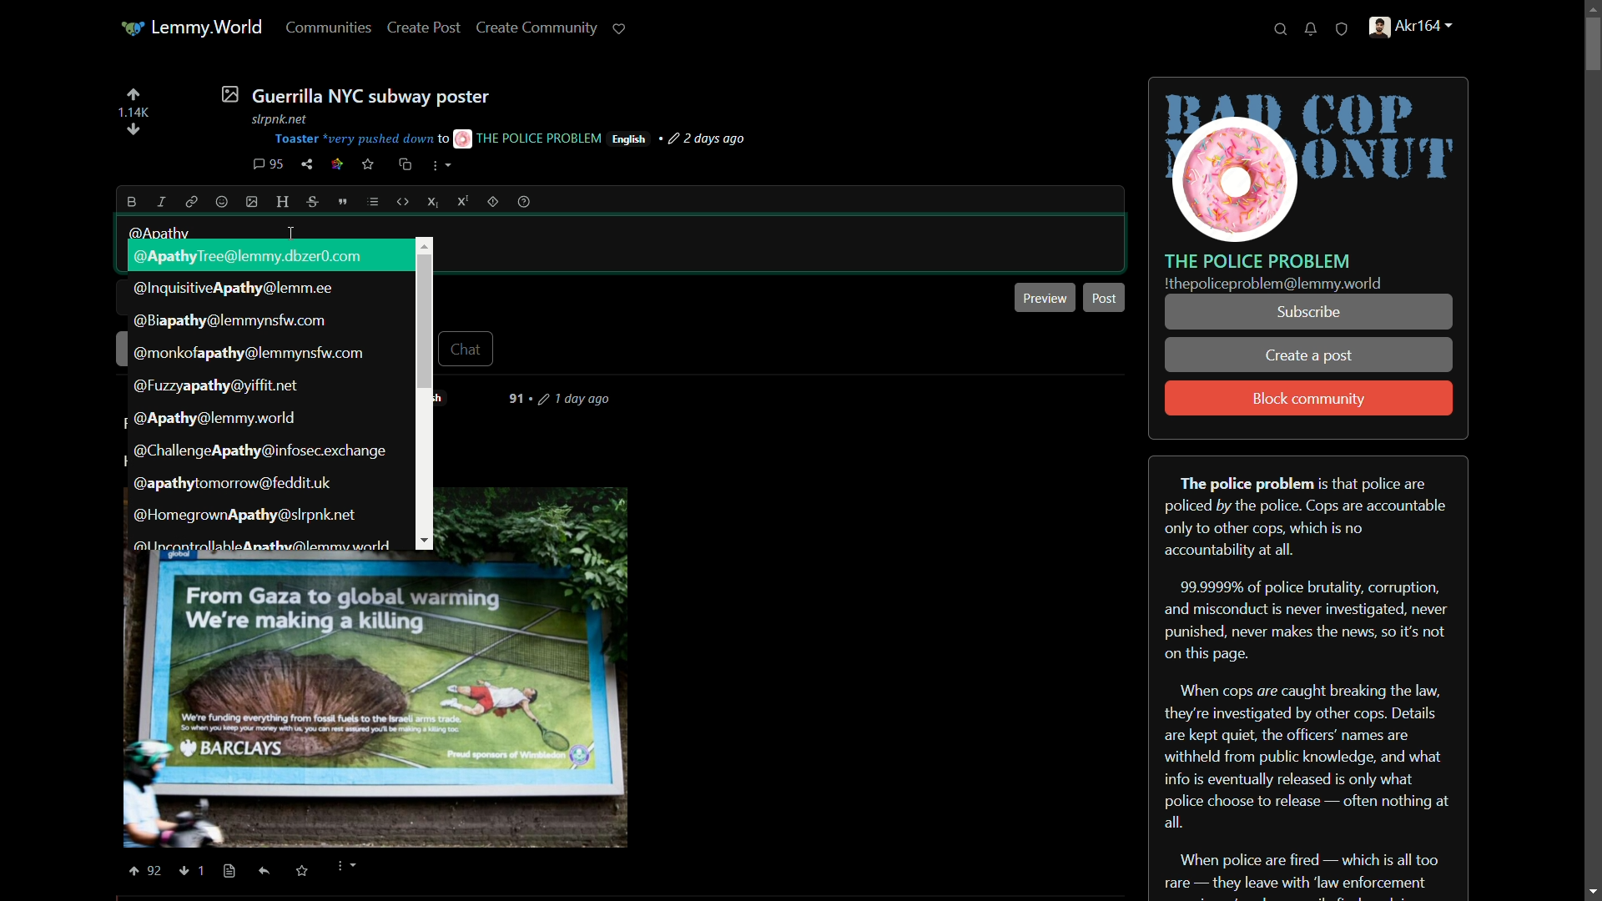  I want to click on number of votes, so click(133, 113).